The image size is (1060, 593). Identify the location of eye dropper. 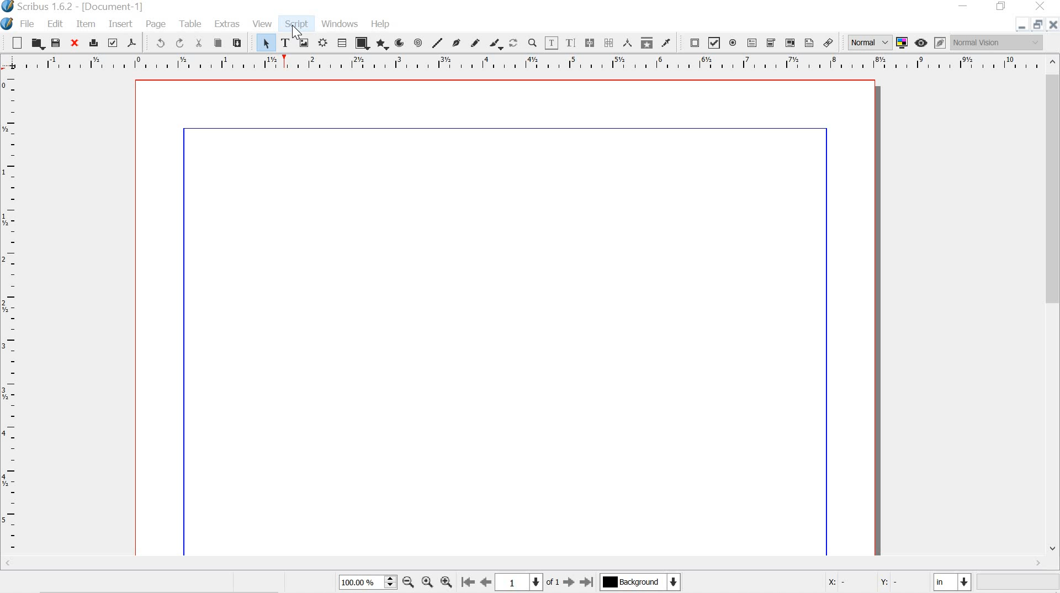
(666, 43).